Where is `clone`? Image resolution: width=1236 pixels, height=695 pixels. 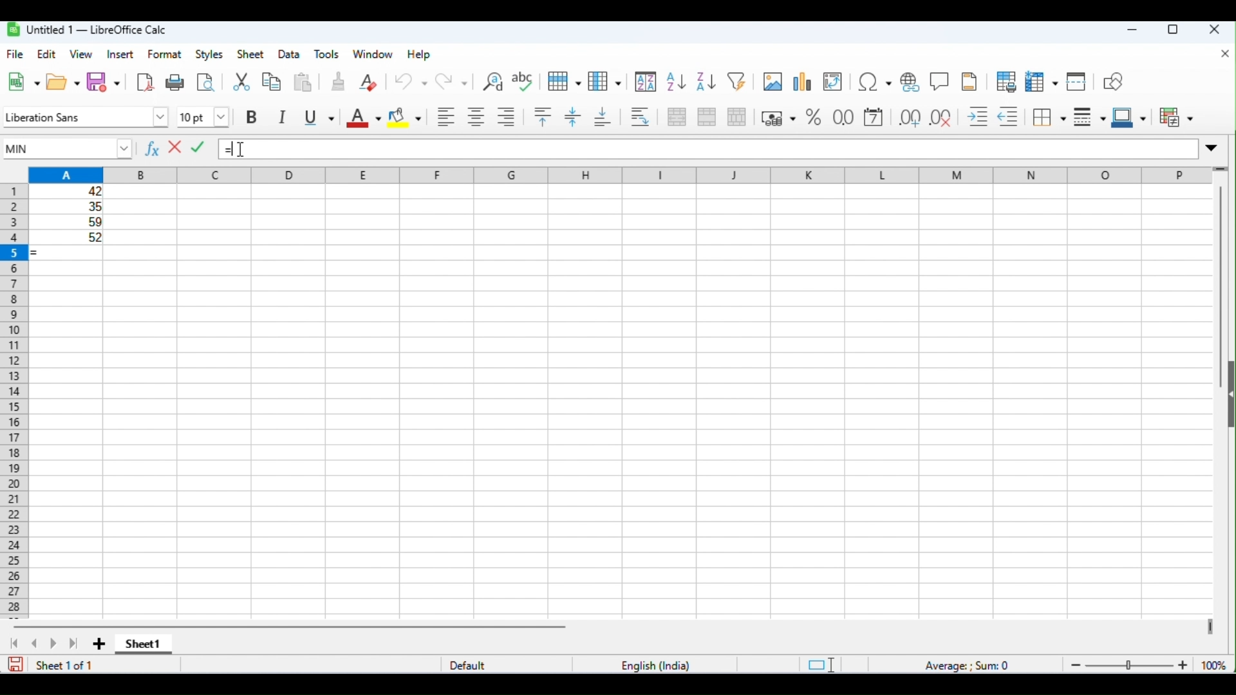
clone is located at coordinates (339, 82).